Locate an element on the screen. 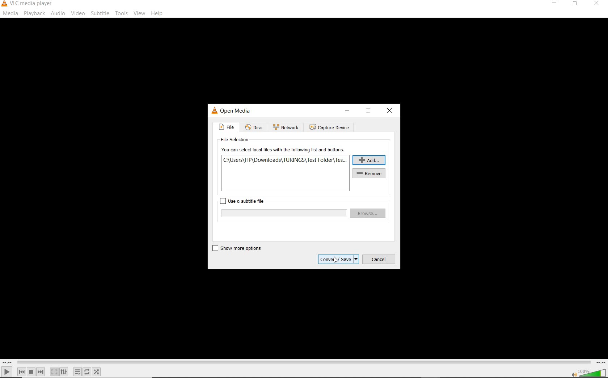 Image resolution: width=608 pixels, height=378 pixels. file selection is located at coordinates (234, 140).